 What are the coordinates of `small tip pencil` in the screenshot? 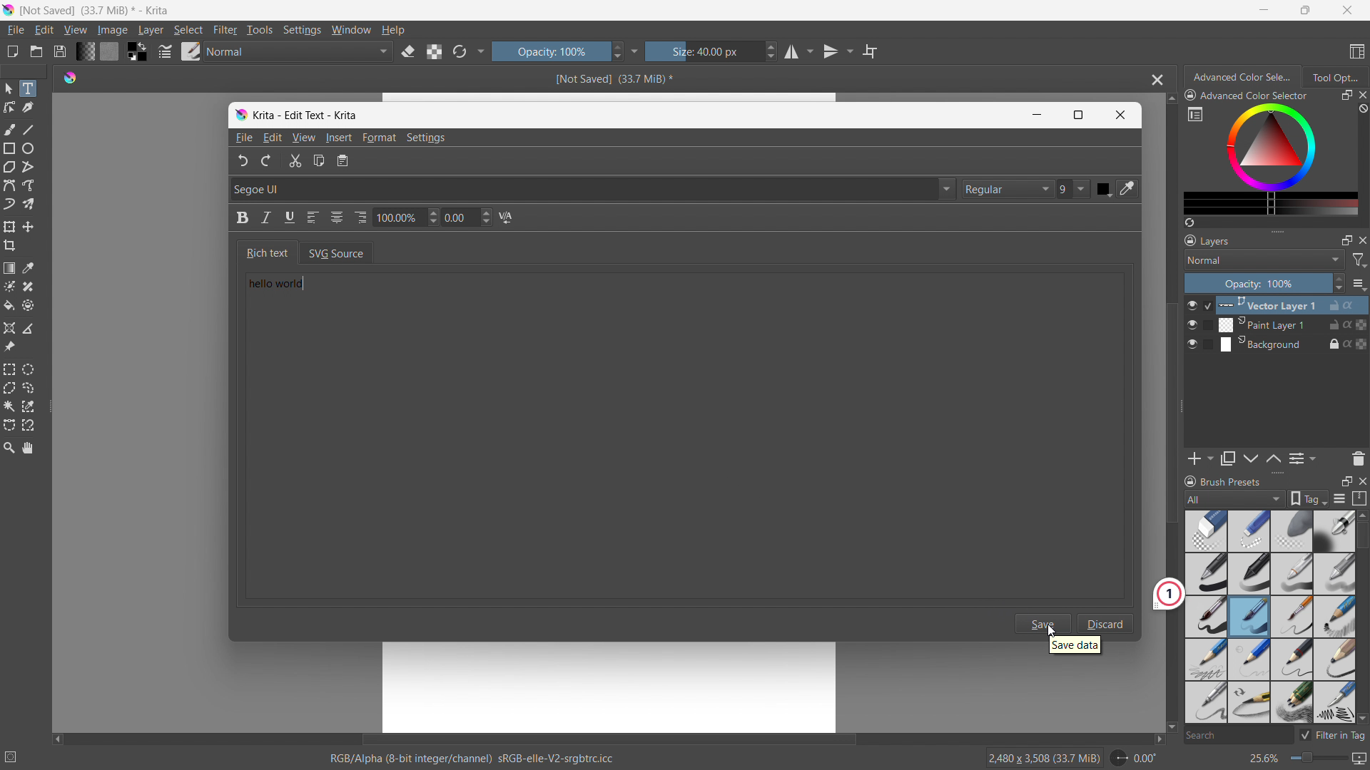 It's located at (1293, 659).